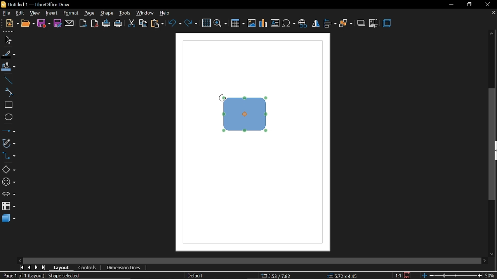  What do you see at coordinates (407, 275) in the screenshot?
I see `save` at bounding box center [407, 275].